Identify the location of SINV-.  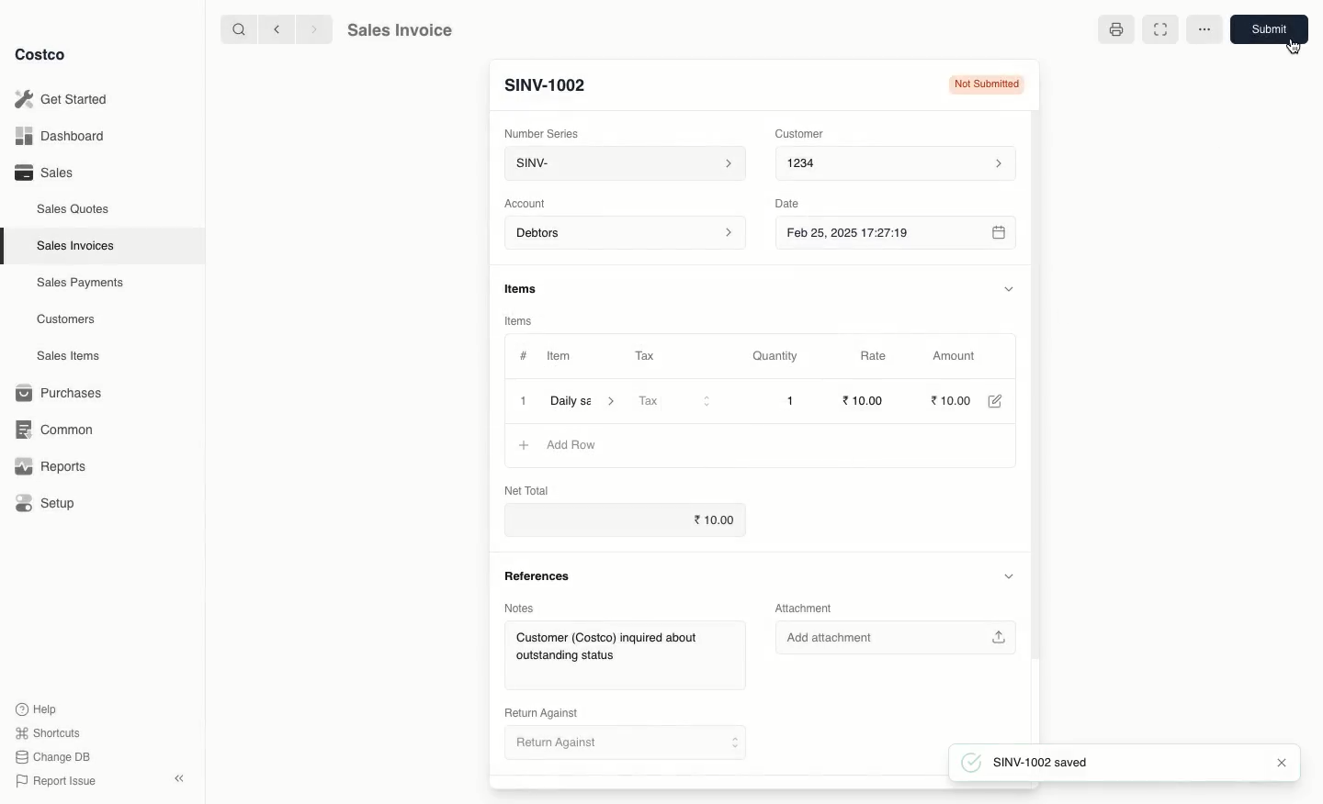
(627, 164).